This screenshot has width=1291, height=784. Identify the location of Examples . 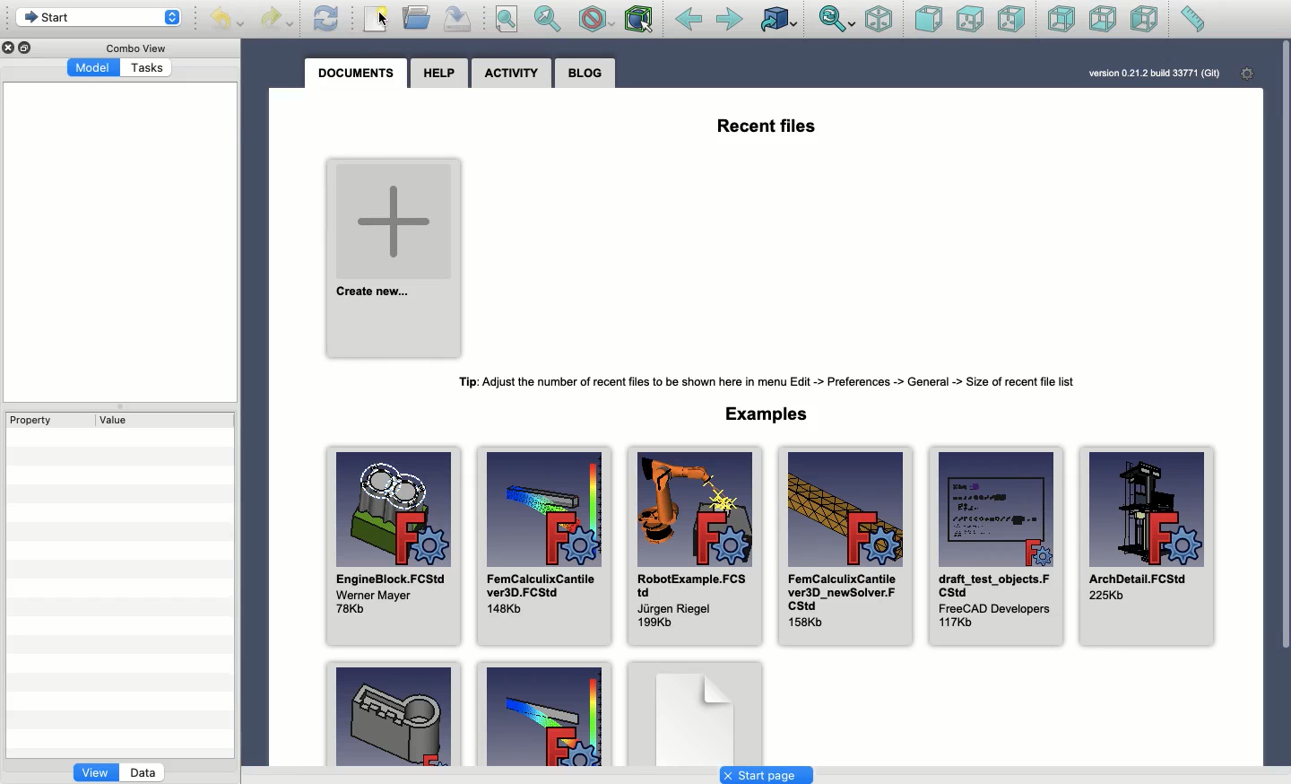
(543, 712).